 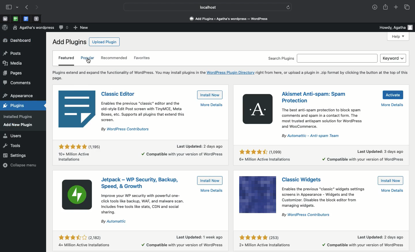 I want to click on settings, so click(x=15, y=155).